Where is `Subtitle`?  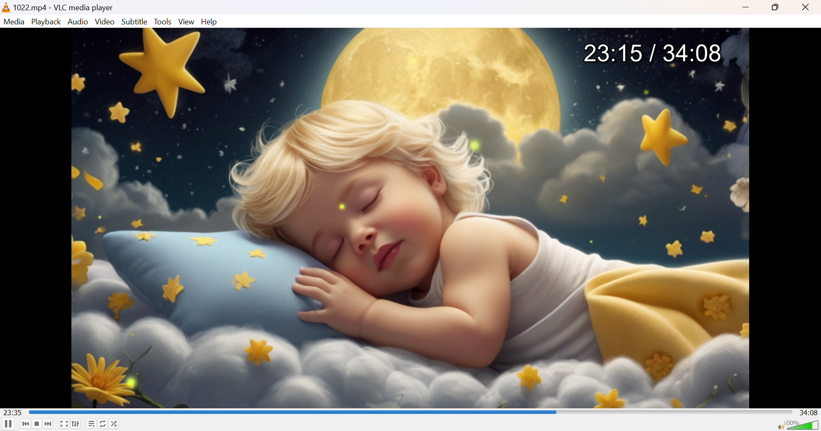
Subtitle is located at coordinates (135, 21).